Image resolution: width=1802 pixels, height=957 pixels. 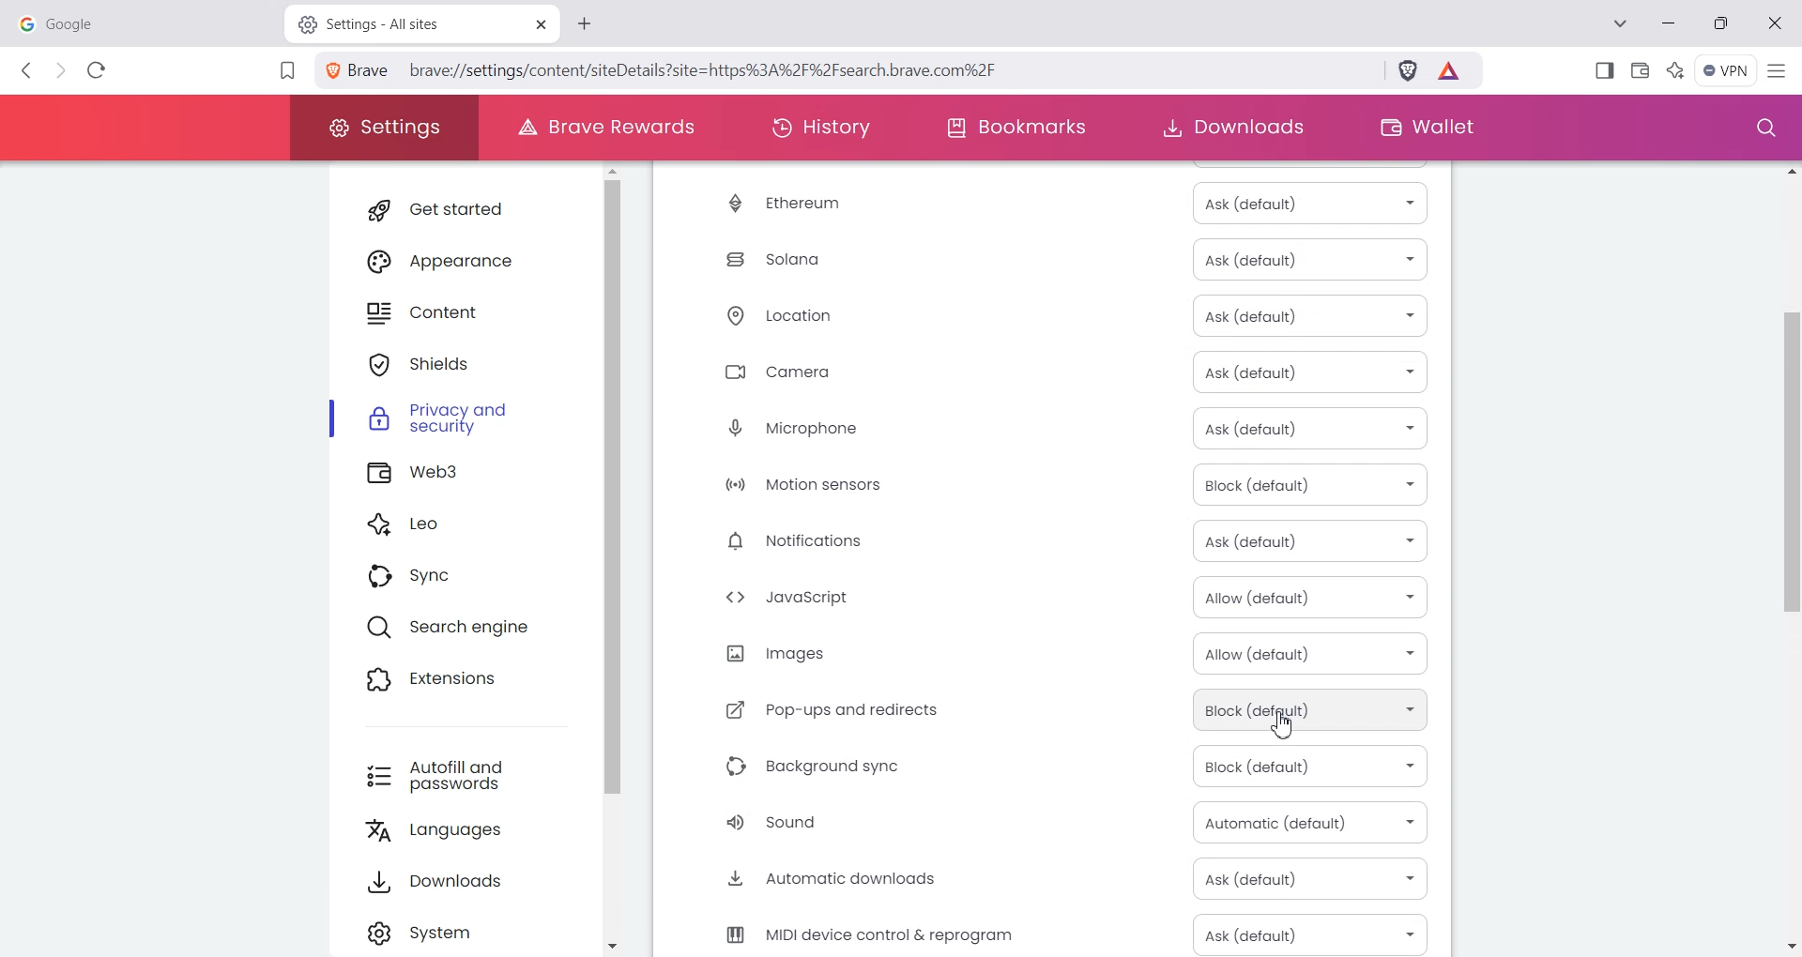 What do you see at coordinates (97, 69) in the screenshot?
I see `Reload` at bounding box center [97, 69].